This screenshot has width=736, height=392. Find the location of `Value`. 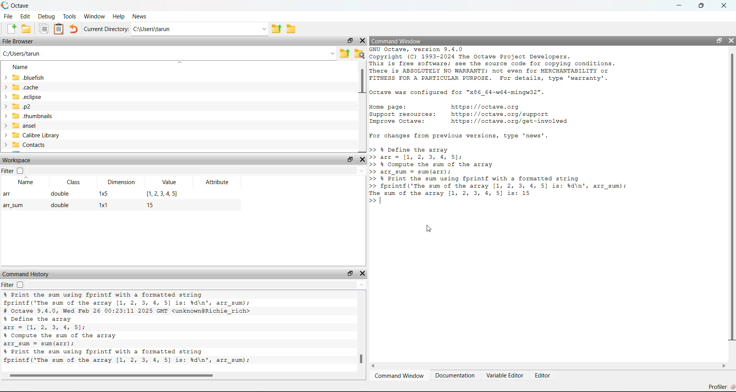

Value is located at coordinates (171, 182).